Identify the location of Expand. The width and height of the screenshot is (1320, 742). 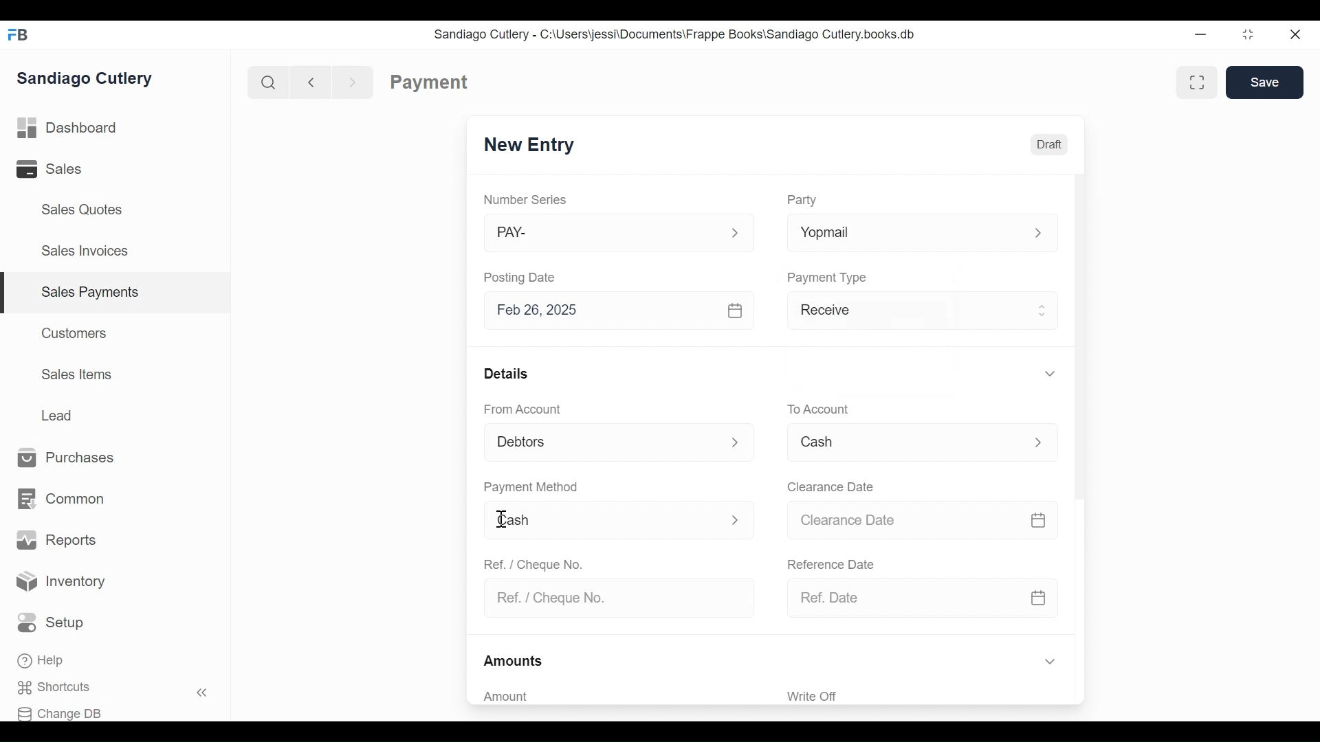
(1049, 662).